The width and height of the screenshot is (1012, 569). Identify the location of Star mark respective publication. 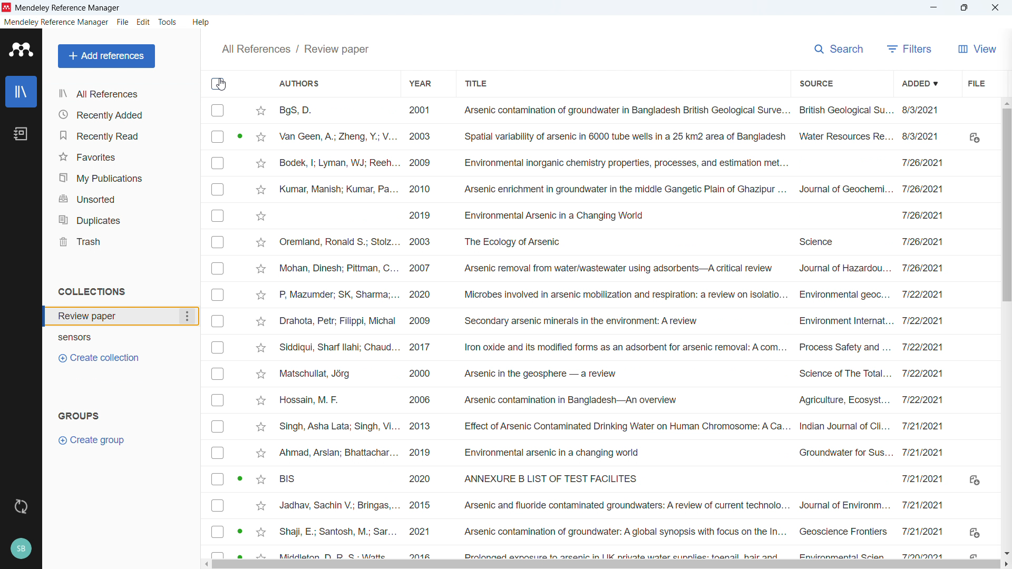
(261, 269).